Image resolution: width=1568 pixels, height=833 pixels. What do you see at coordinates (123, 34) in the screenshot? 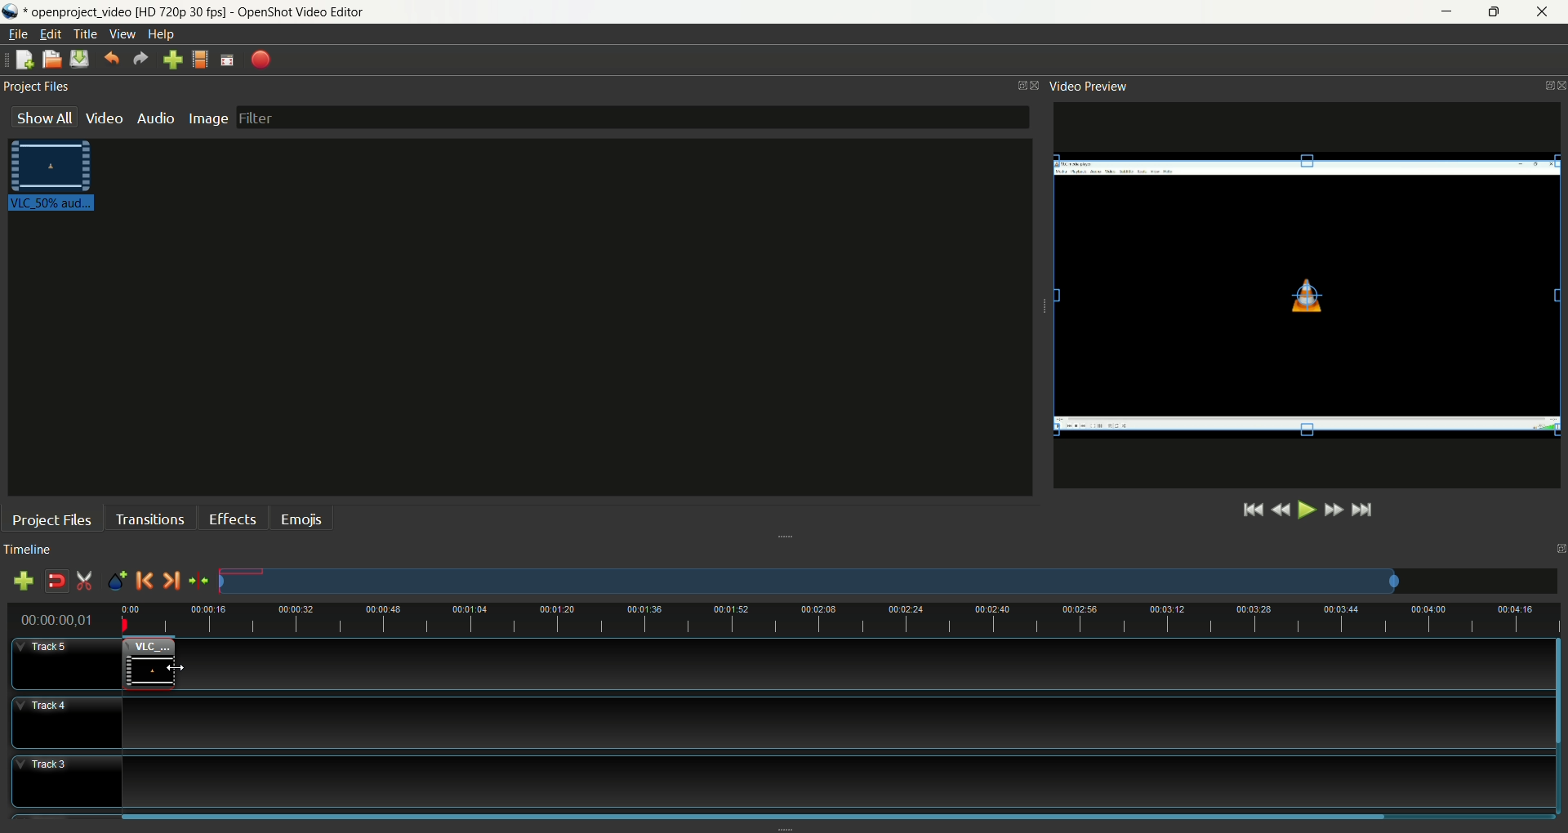
I see `view` at bounding box center [123, 34].